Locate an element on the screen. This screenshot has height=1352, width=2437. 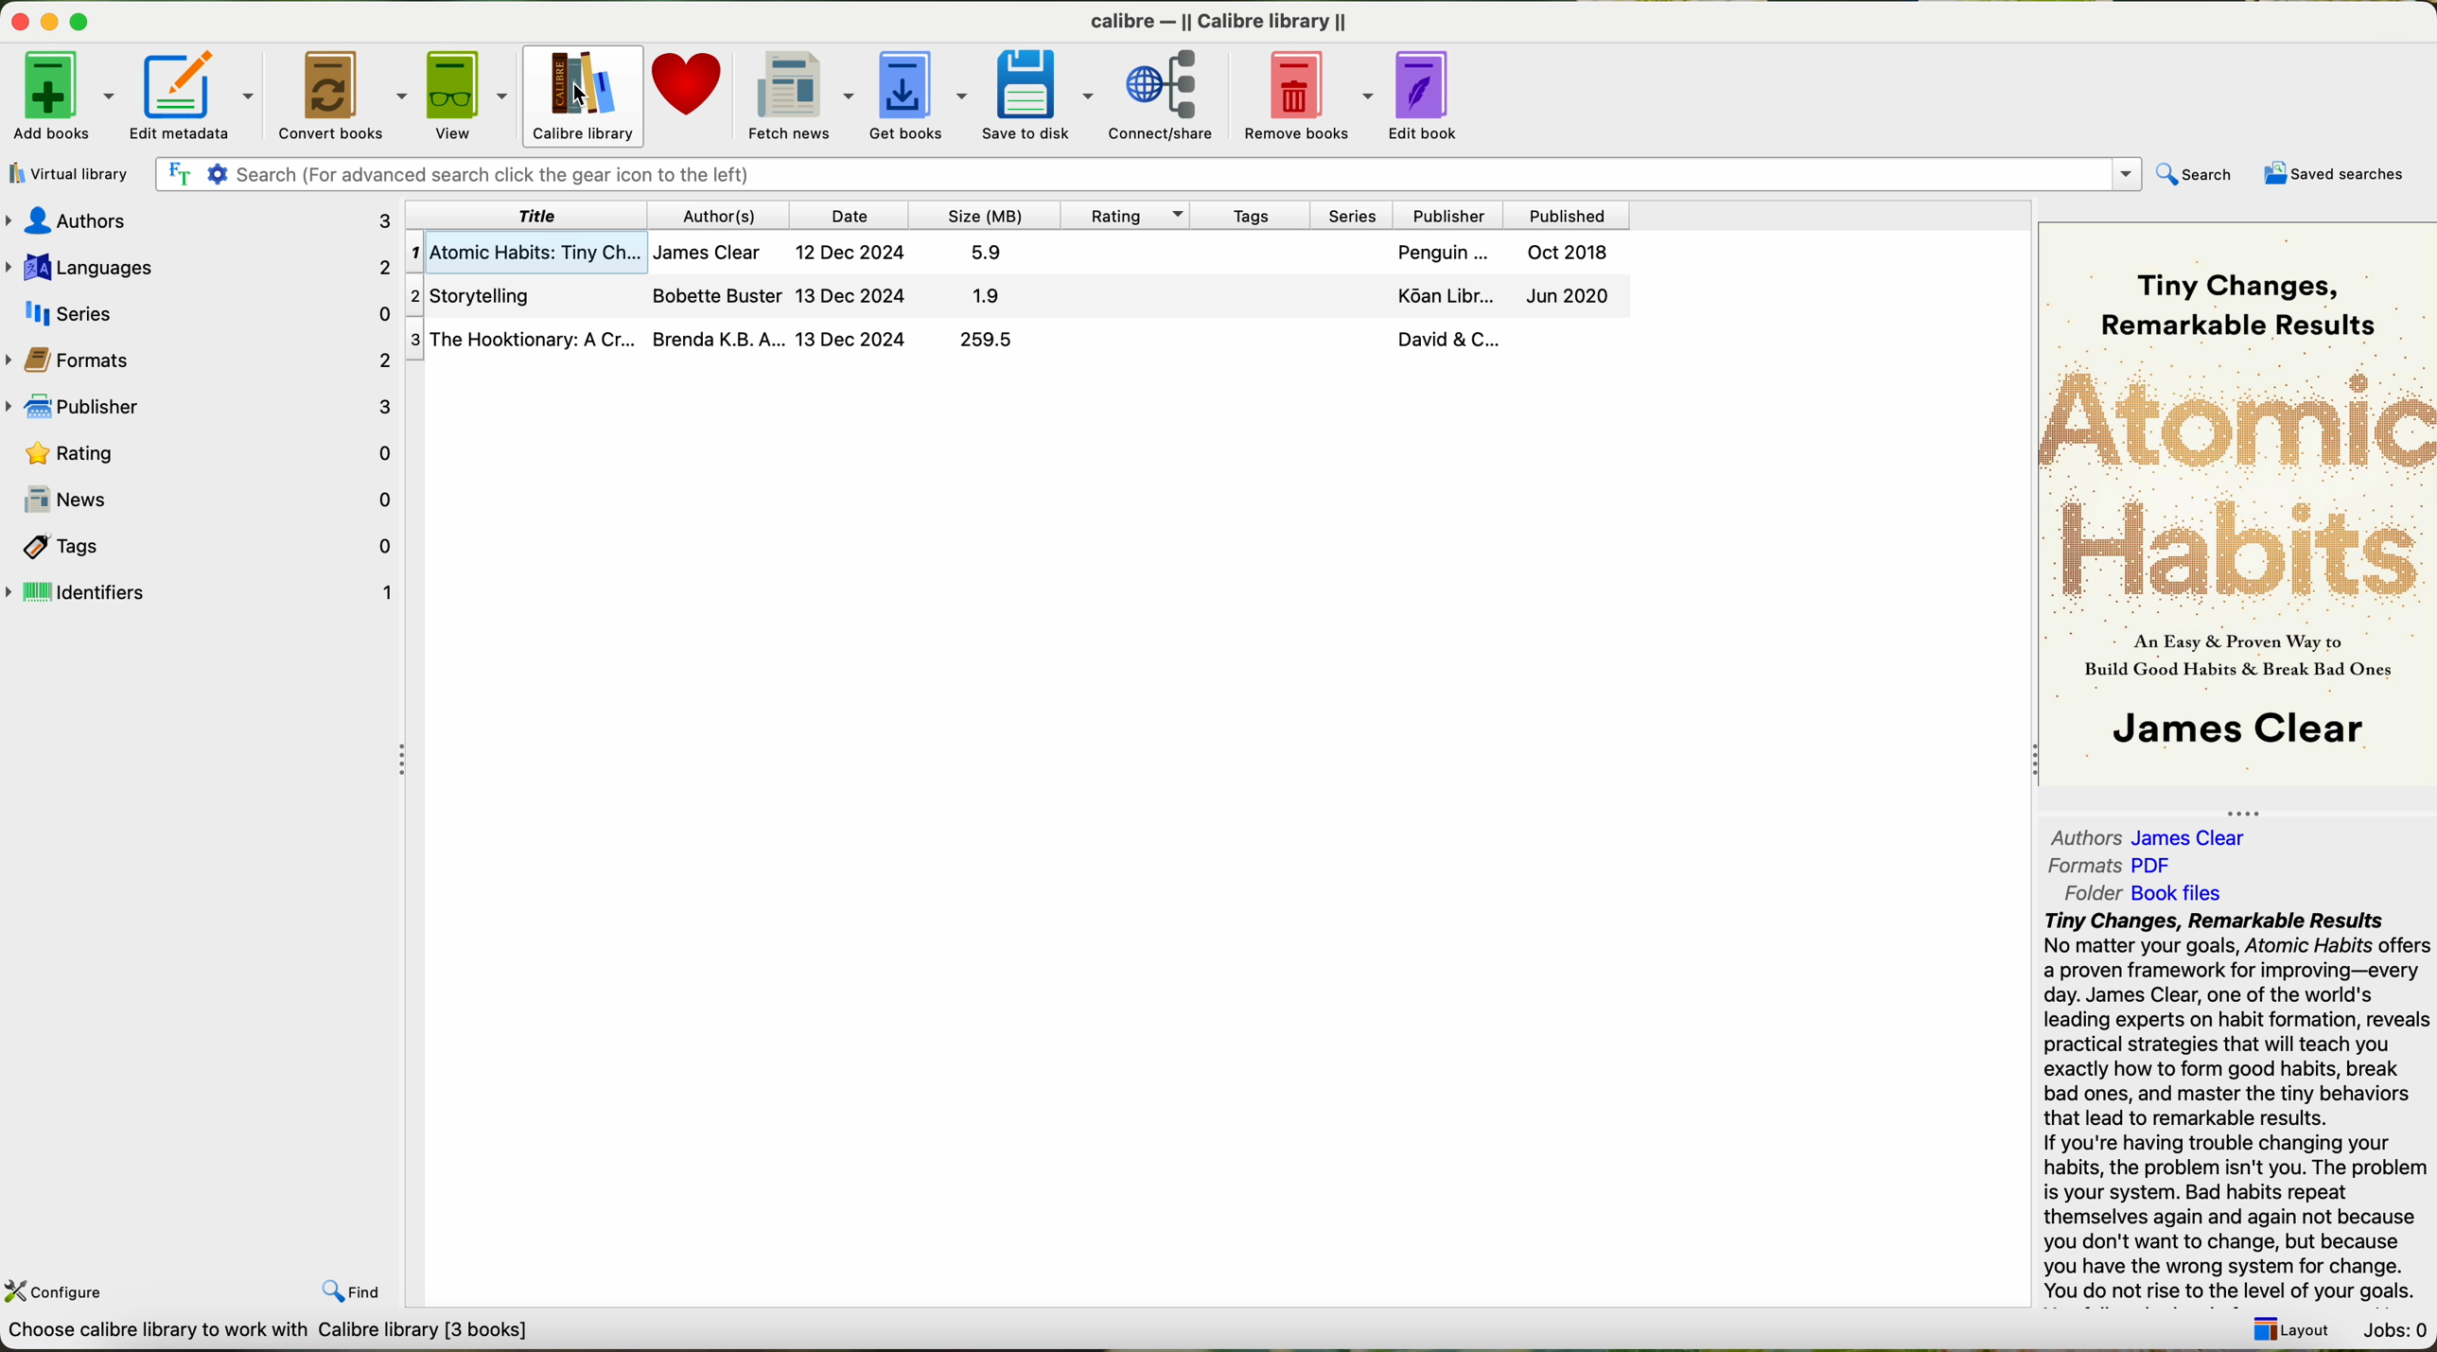
edit metadata is located at coordinates (200, 96).